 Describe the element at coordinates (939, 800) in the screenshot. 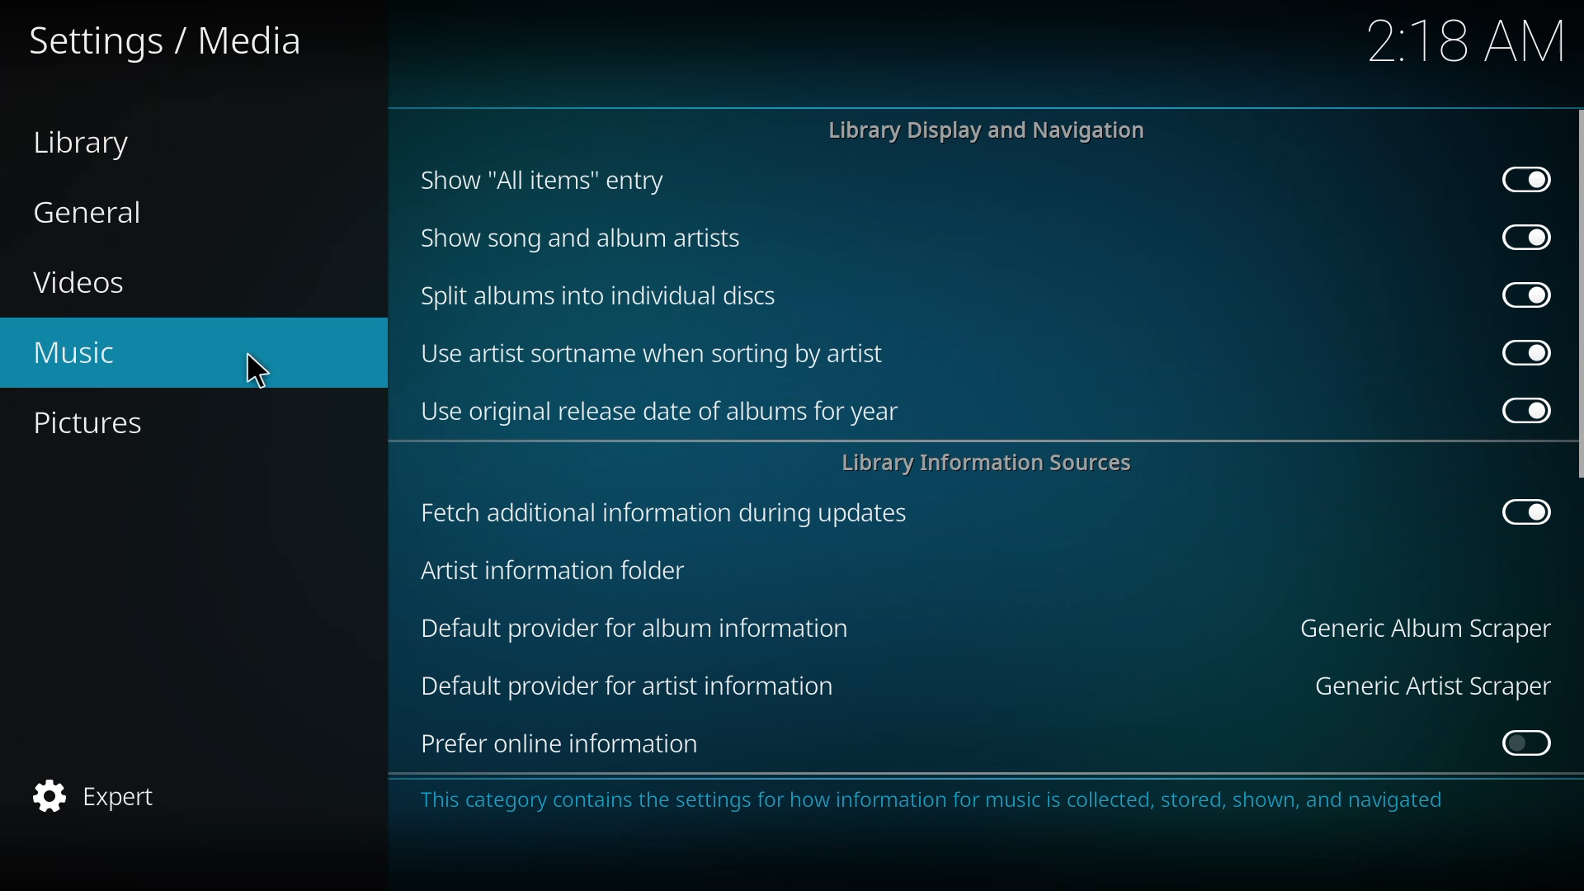

I see `info` at that location.